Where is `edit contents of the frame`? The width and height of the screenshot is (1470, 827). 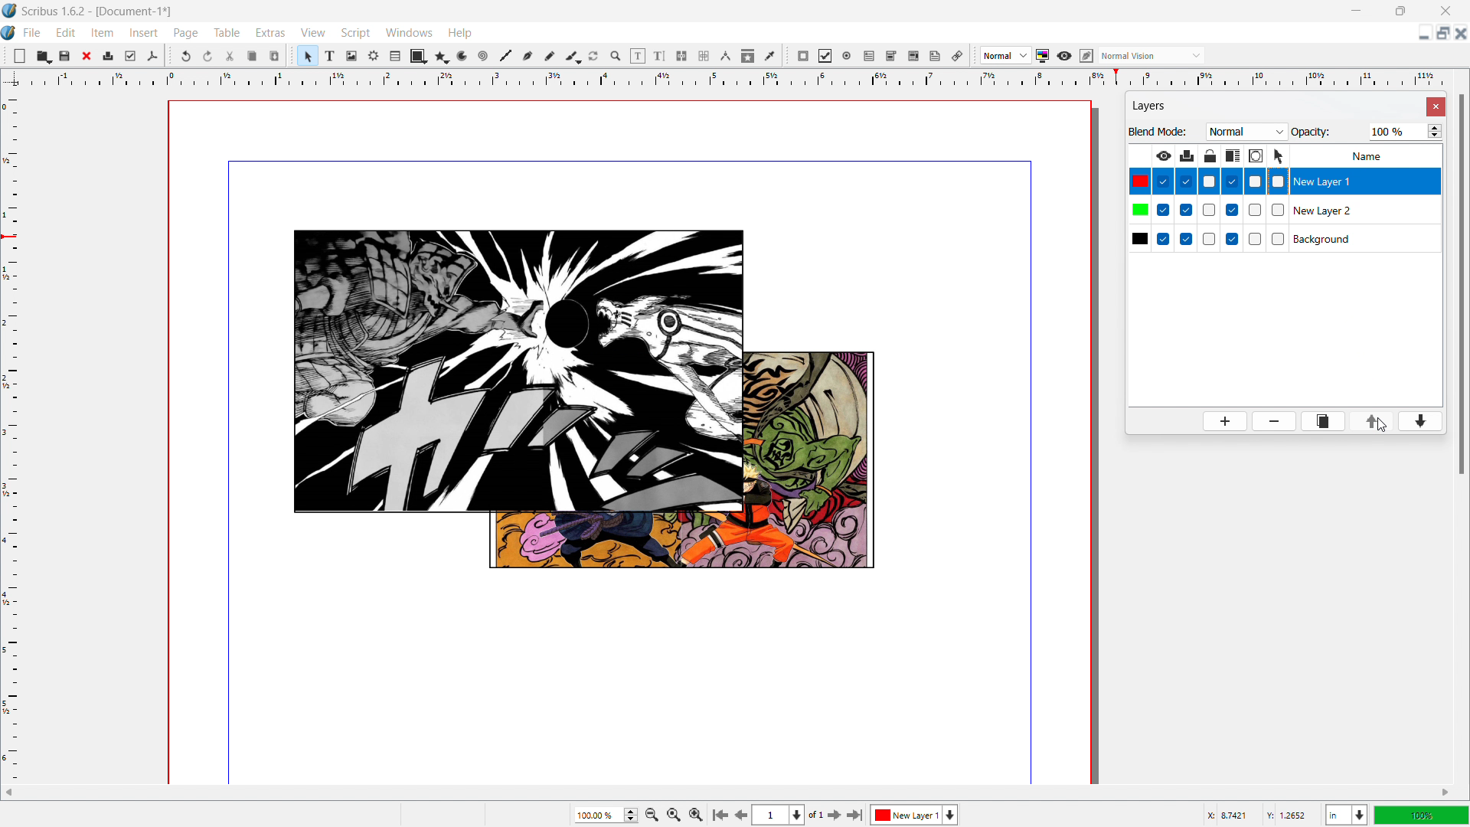 edit contents of the frame is located at coordinates (638, 55).